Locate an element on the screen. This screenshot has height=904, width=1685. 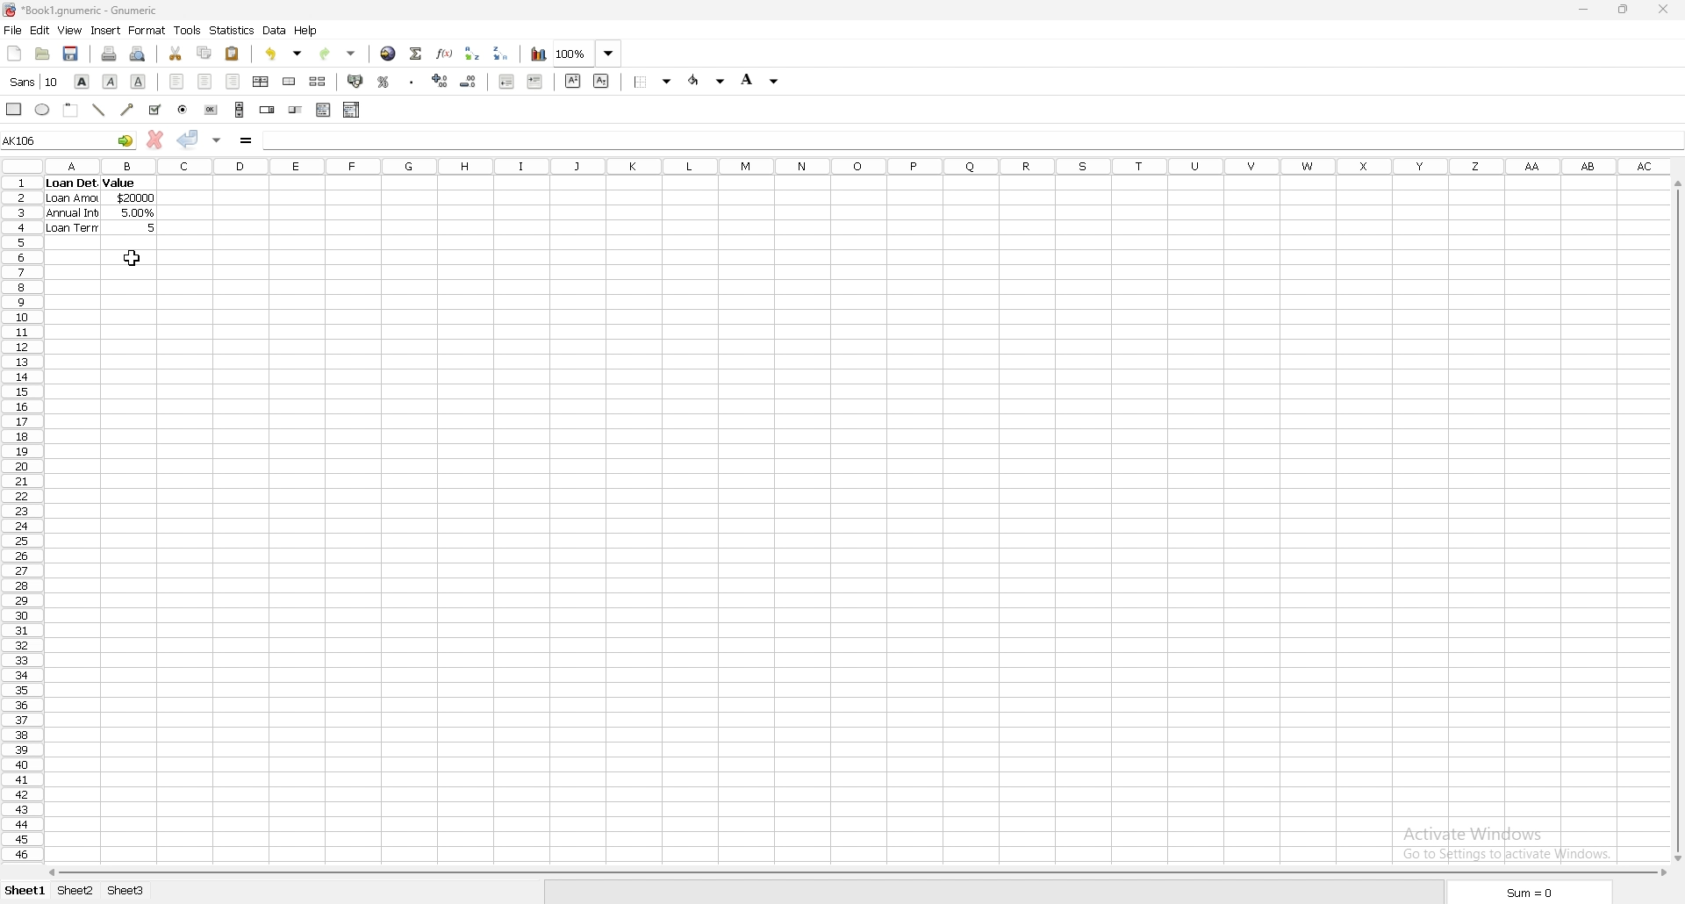
italic is located at coordinates (110, 82).